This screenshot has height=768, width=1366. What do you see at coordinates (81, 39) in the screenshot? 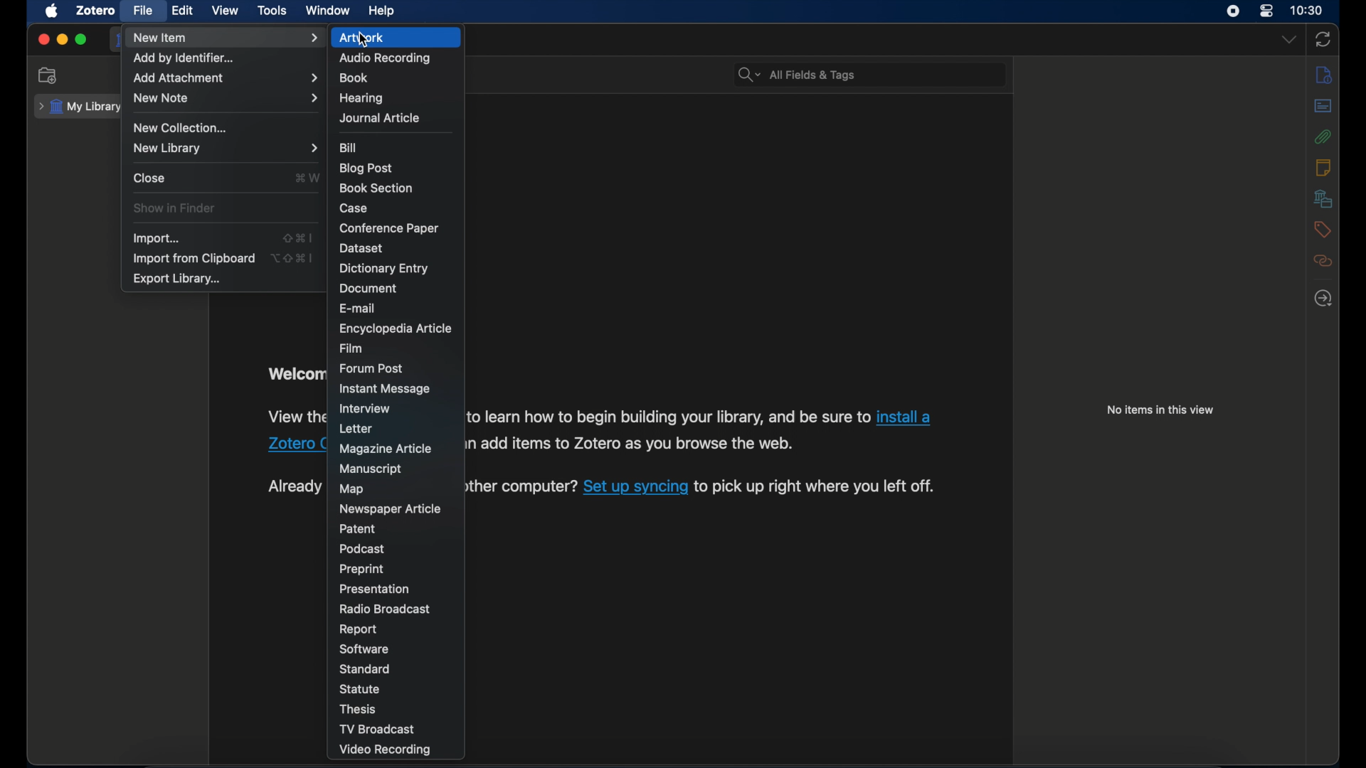
I see `maximize` at bounding box center [81, 39].